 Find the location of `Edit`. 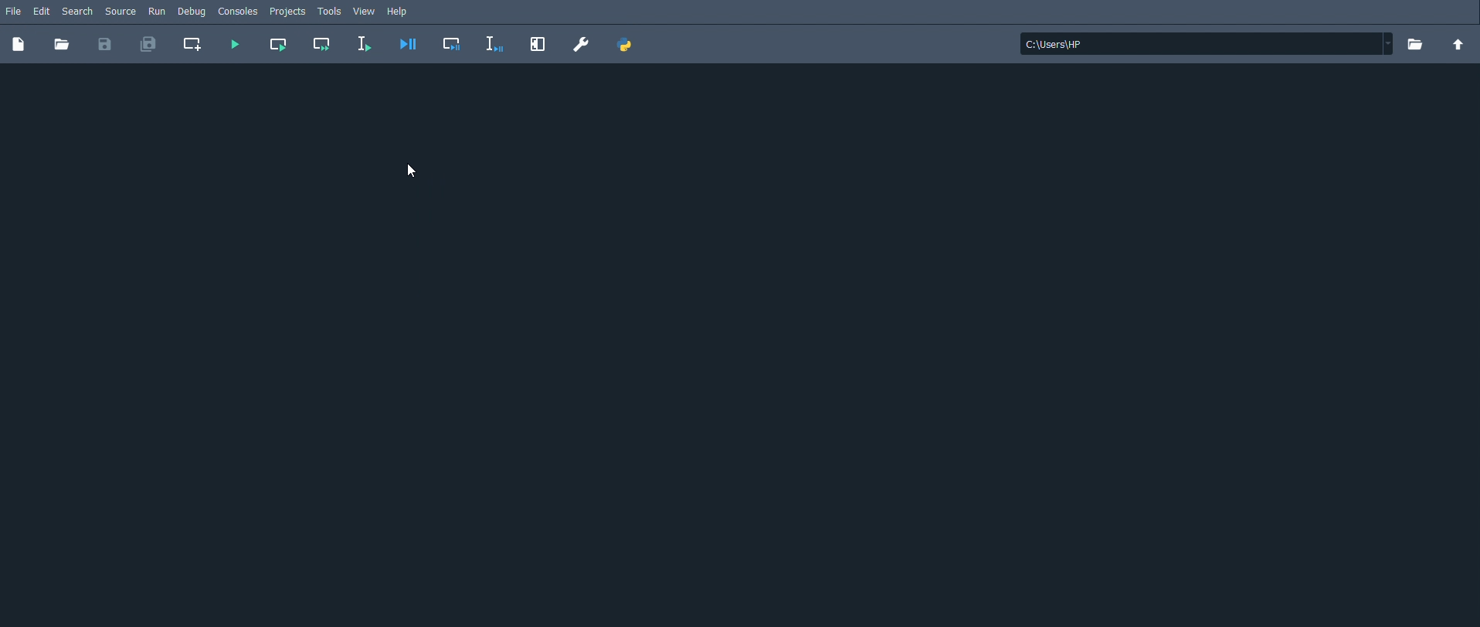

Edit is located at coordinates (41, 11).